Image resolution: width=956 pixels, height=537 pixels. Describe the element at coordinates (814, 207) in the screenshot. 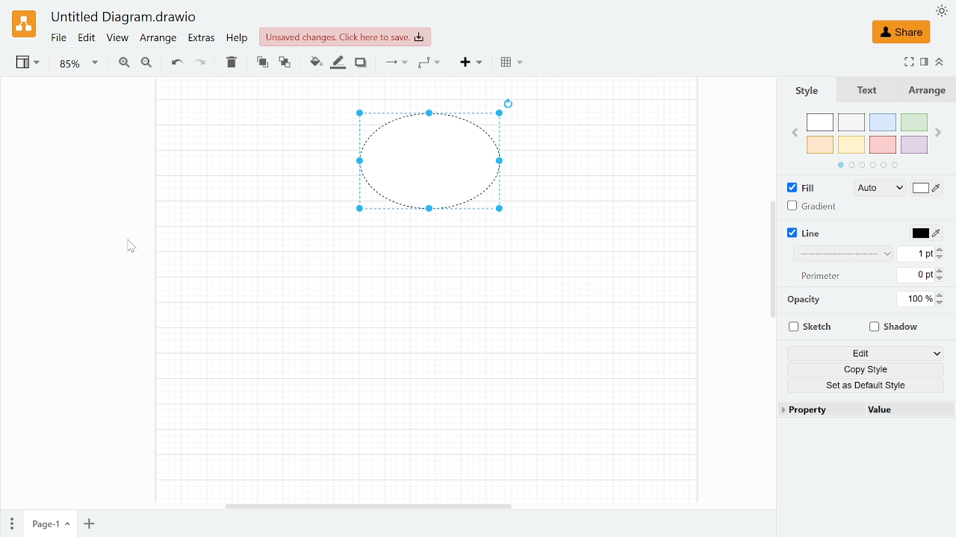

I see `Gradient` at that location.